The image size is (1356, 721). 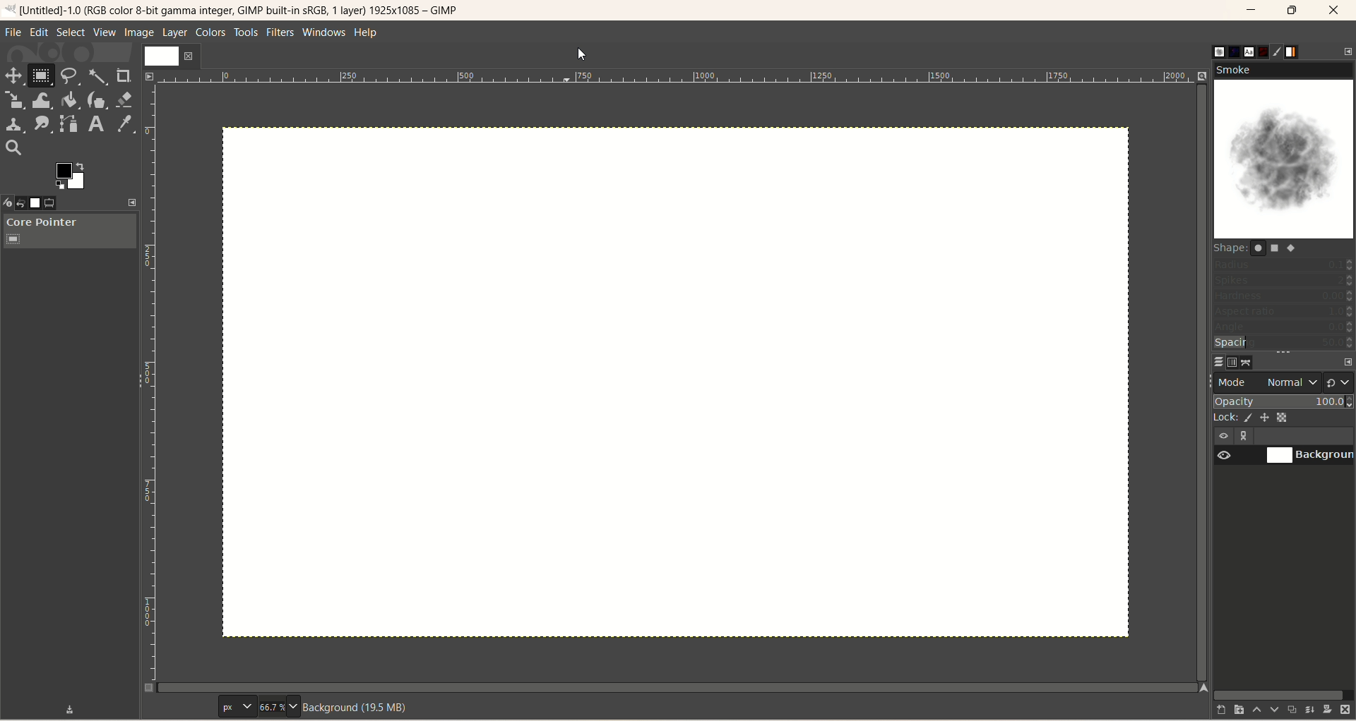 What do you see at coordinates (25, 203) in the screenshot?
I see `undo history` at bounding box center [25, 203].